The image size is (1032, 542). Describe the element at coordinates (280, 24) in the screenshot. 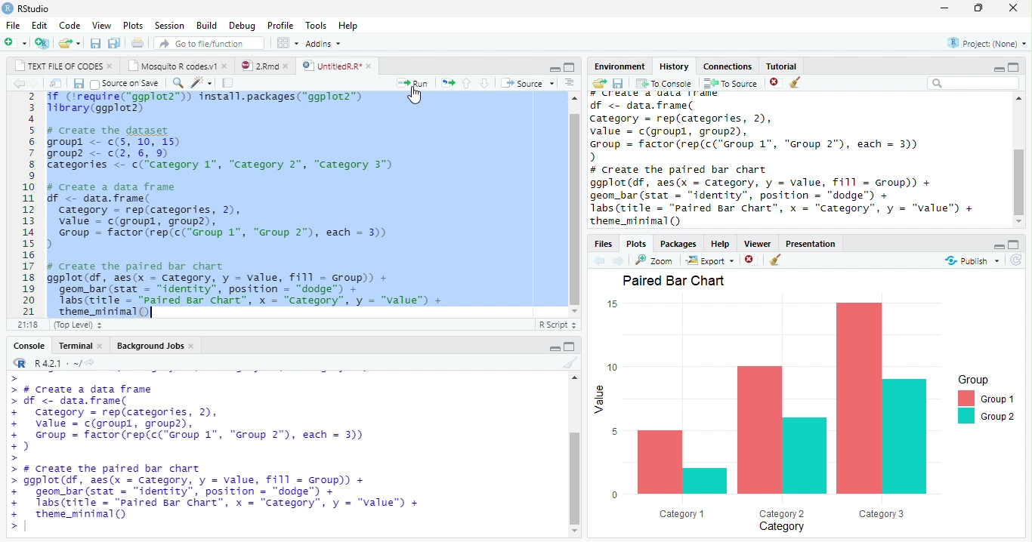

I see `profile` at that location.